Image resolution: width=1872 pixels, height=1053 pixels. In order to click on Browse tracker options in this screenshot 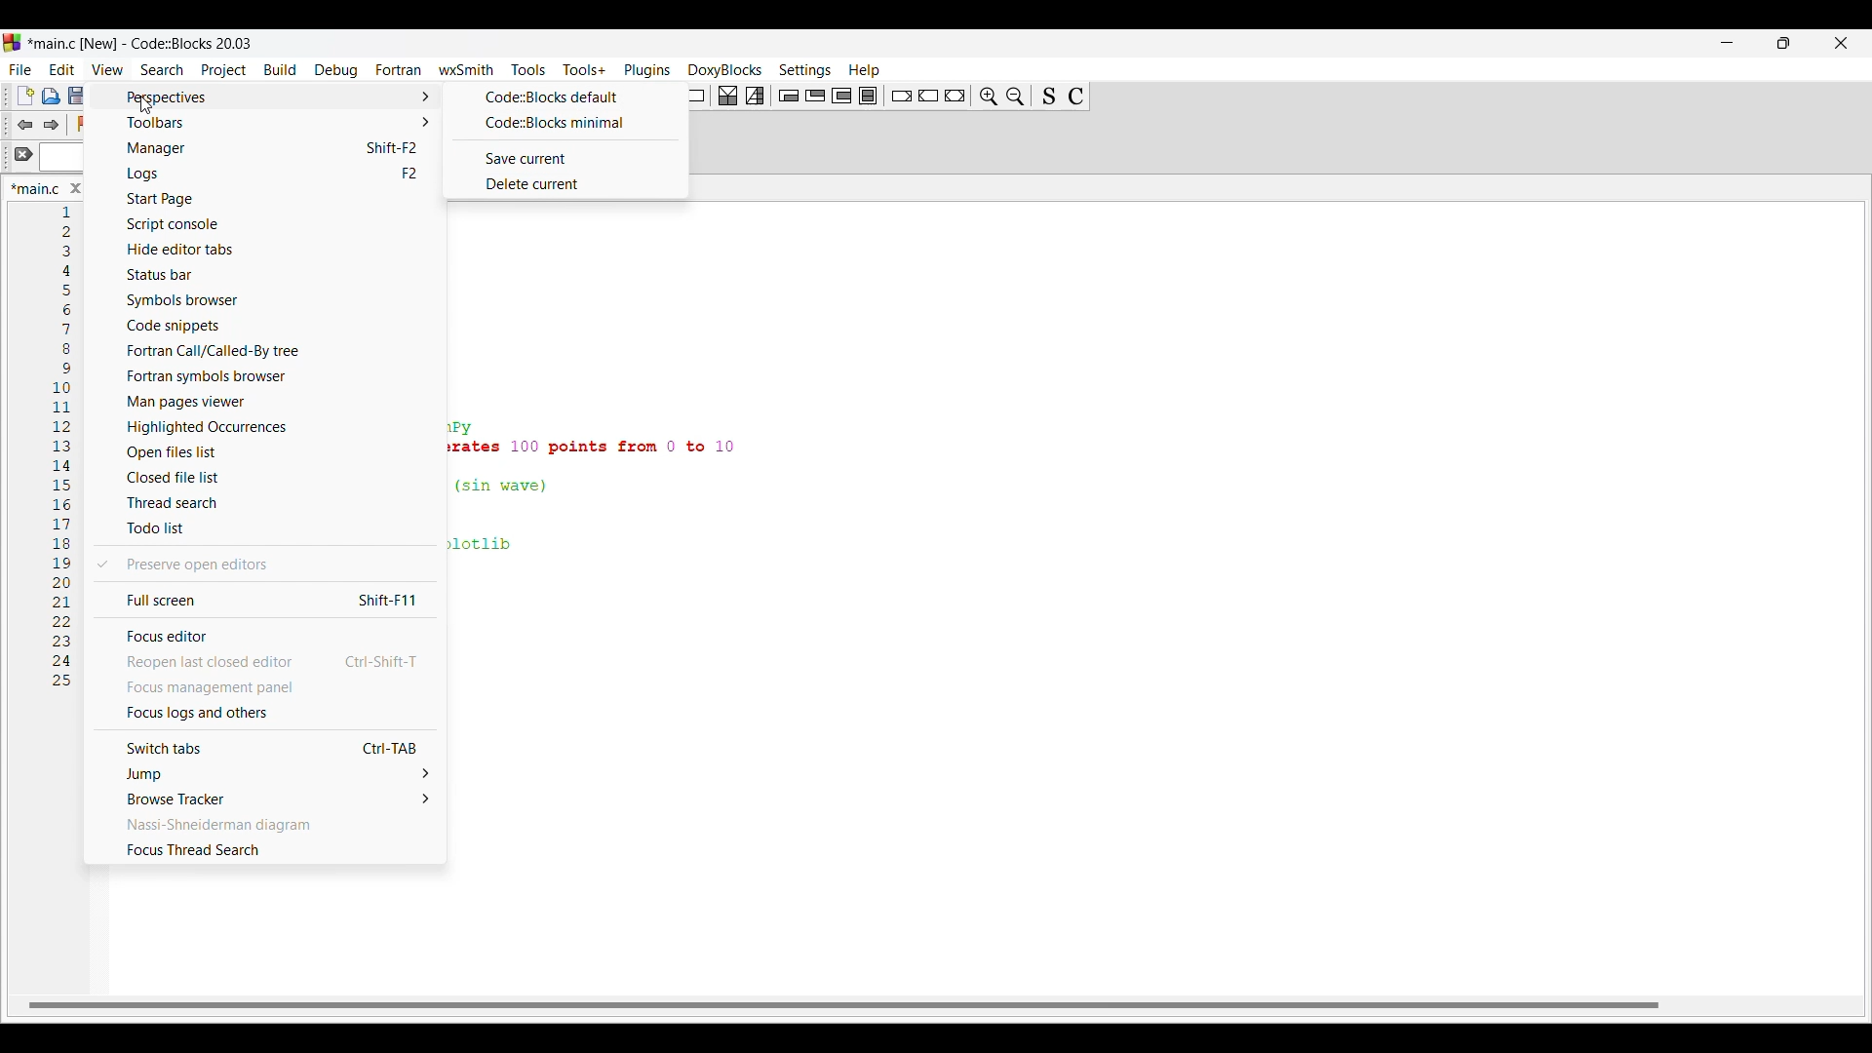, I will do `click(265, 799)`.